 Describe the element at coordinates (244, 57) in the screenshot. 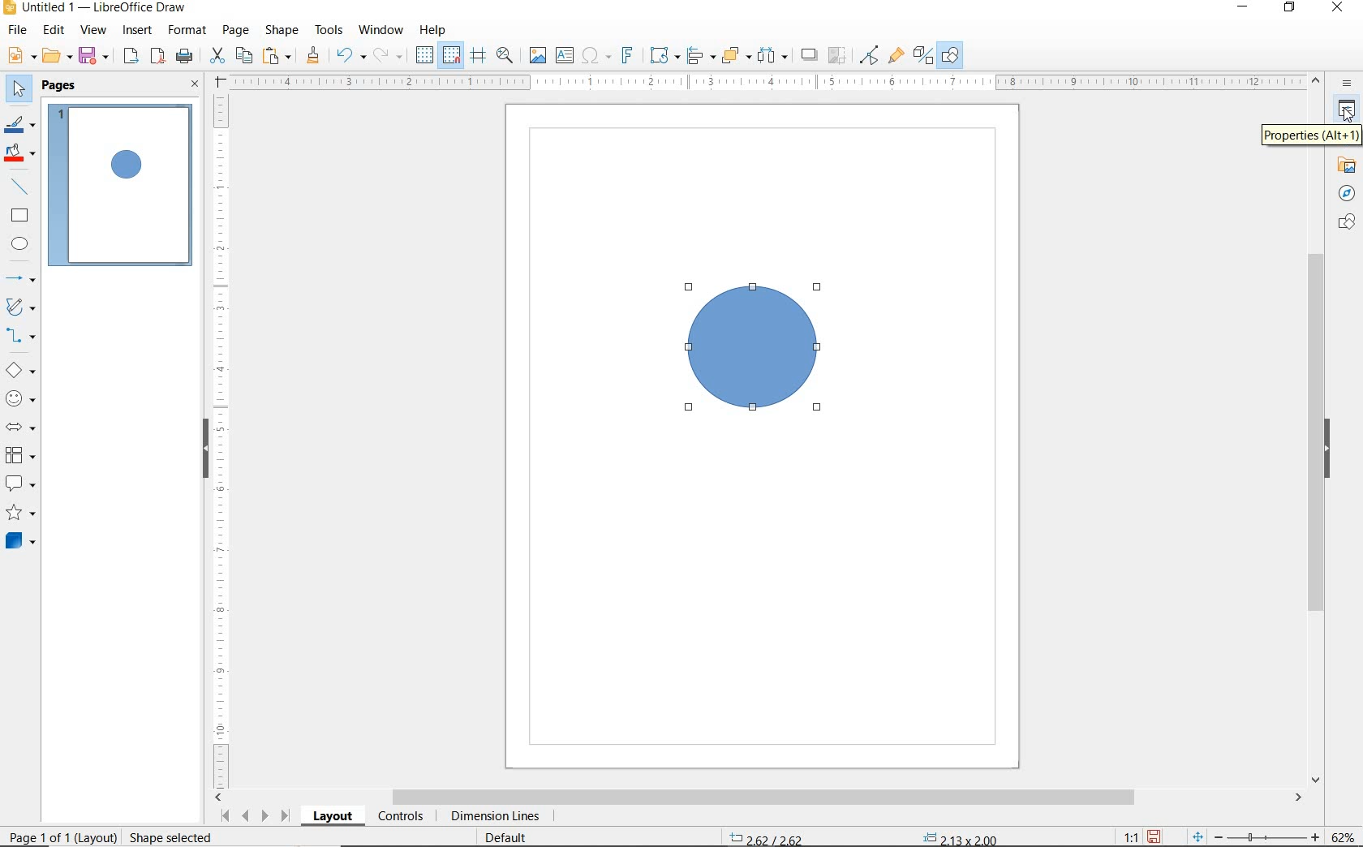

I see `COPY` at that location.